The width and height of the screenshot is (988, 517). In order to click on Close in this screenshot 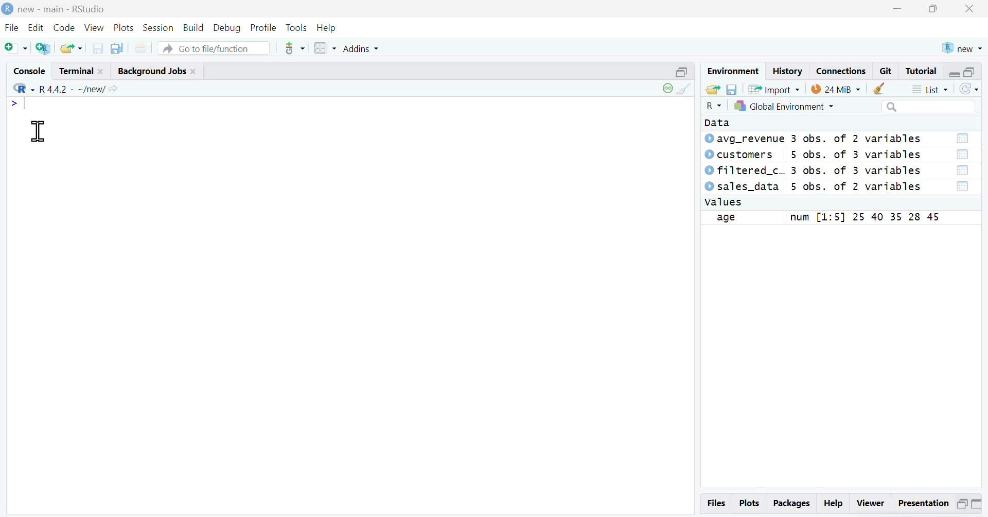, I will do `click(969, 9)`.